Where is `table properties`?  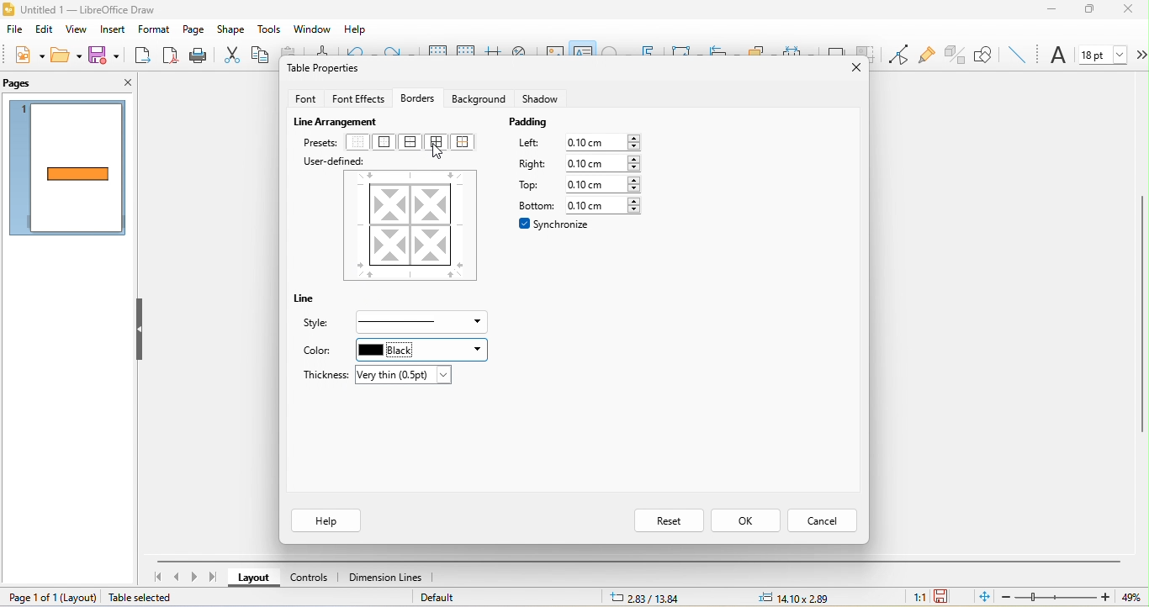
table properties is located at coordinates (326, 71).